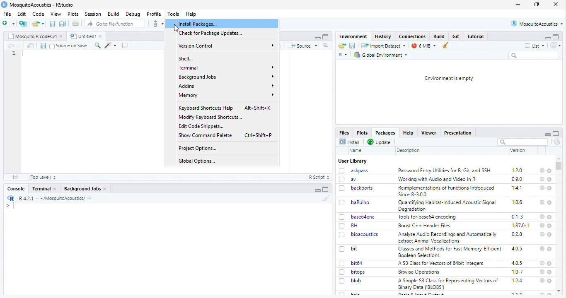 This screenshot has width=566, height=298. I want to click on checkbox, so click(342, 272).